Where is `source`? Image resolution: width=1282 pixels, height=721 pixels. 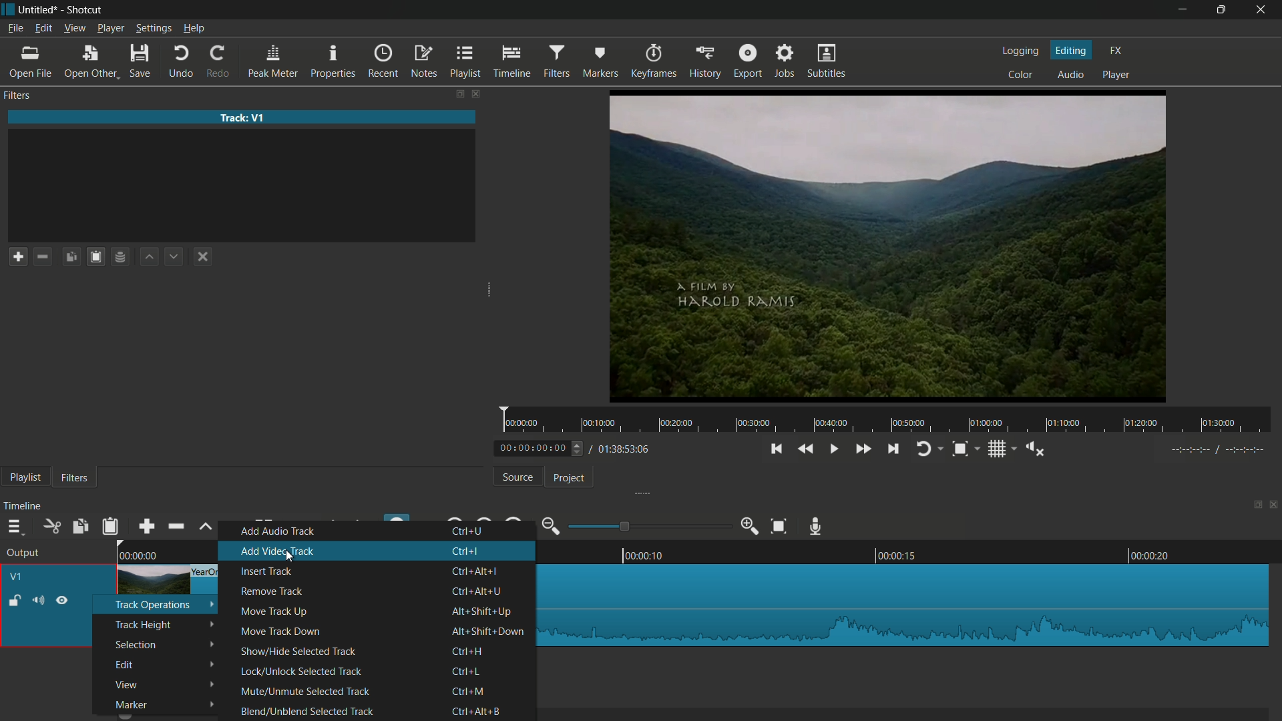 source is located at coordinates (518, 477).